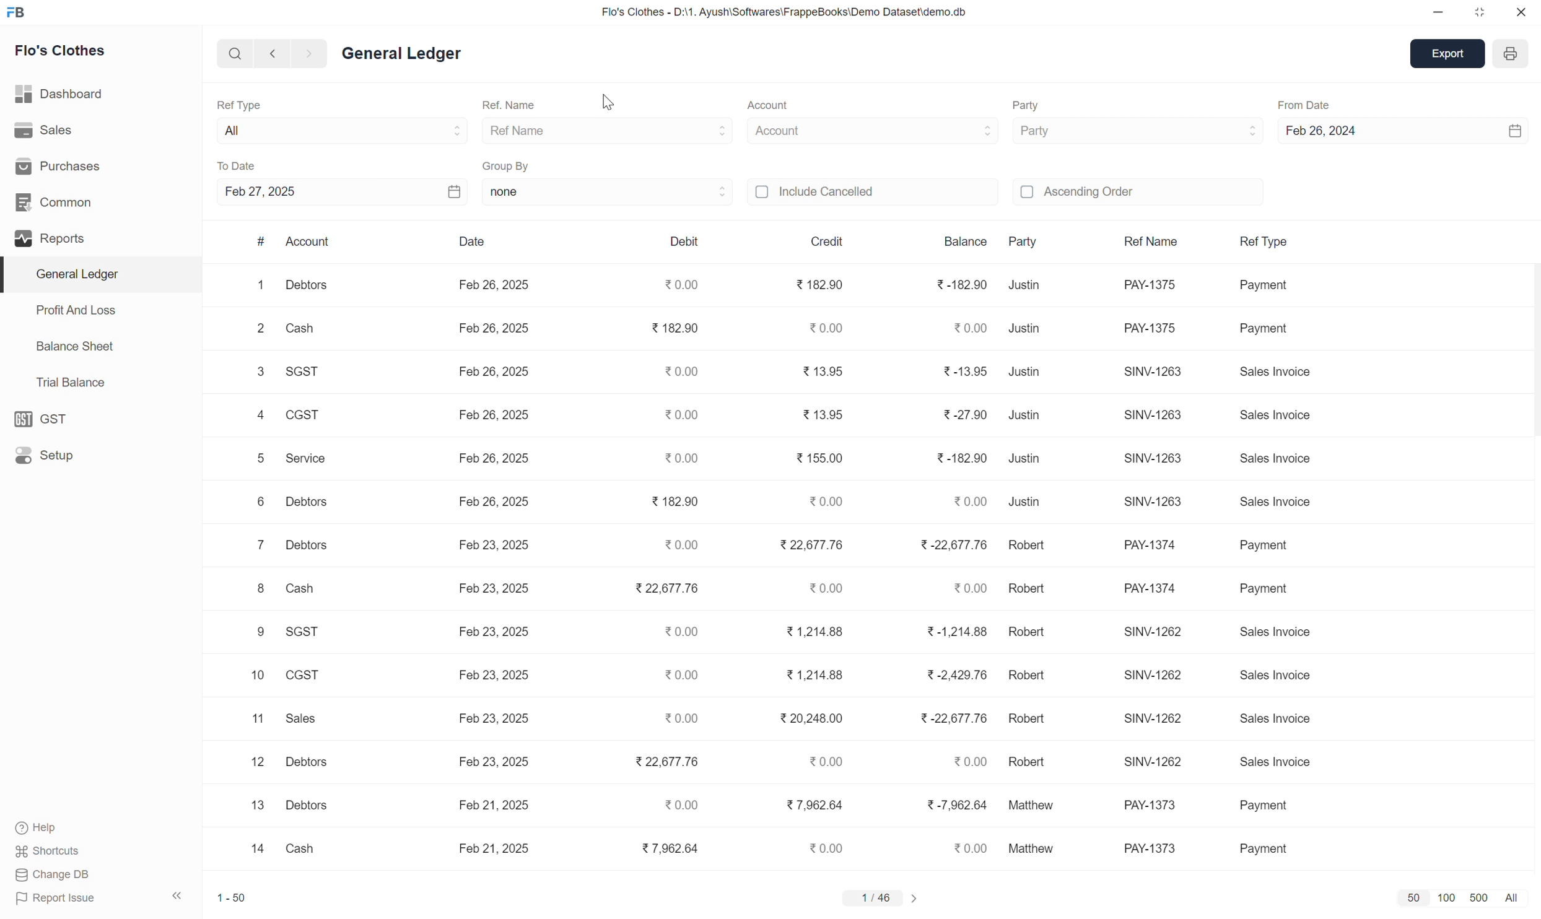  Describe the element at coordinates (826, 762) in the screenshot. I see `0.00` at that location.